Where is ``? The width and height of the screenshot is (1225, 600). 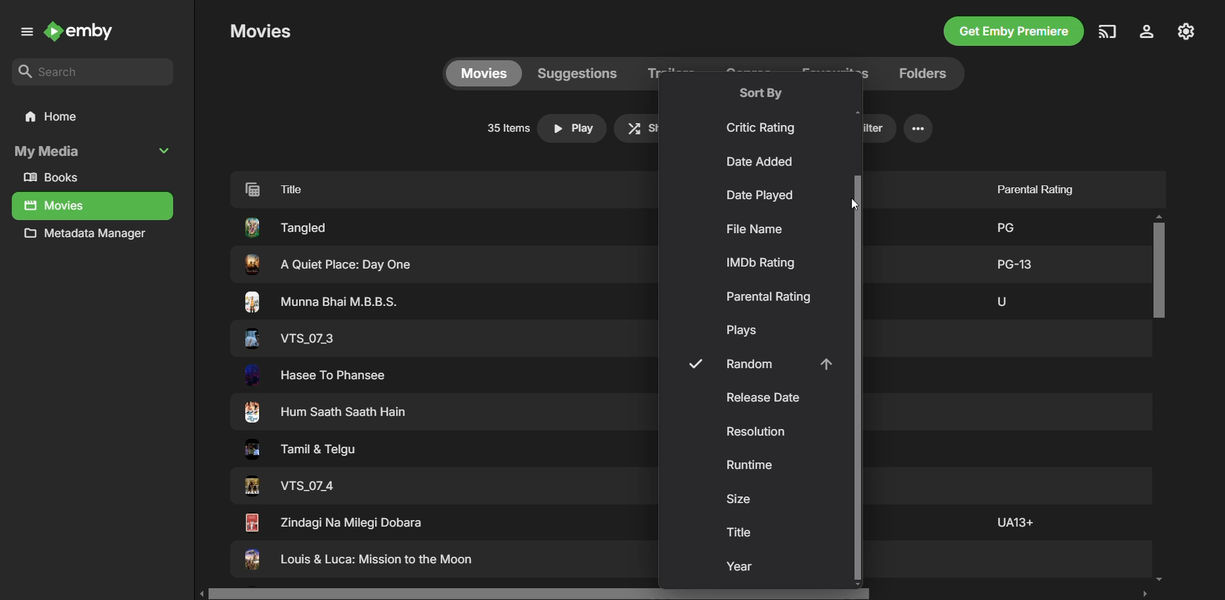  is located at coordinates (1003, 225).